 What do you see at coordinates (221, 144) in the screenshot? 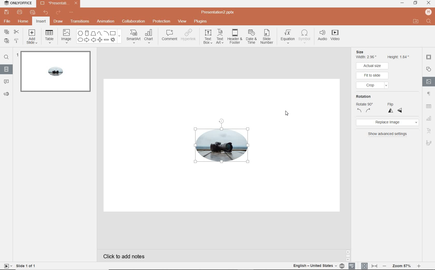
I see `image cropped to oval` at bounding box center [221, 144].